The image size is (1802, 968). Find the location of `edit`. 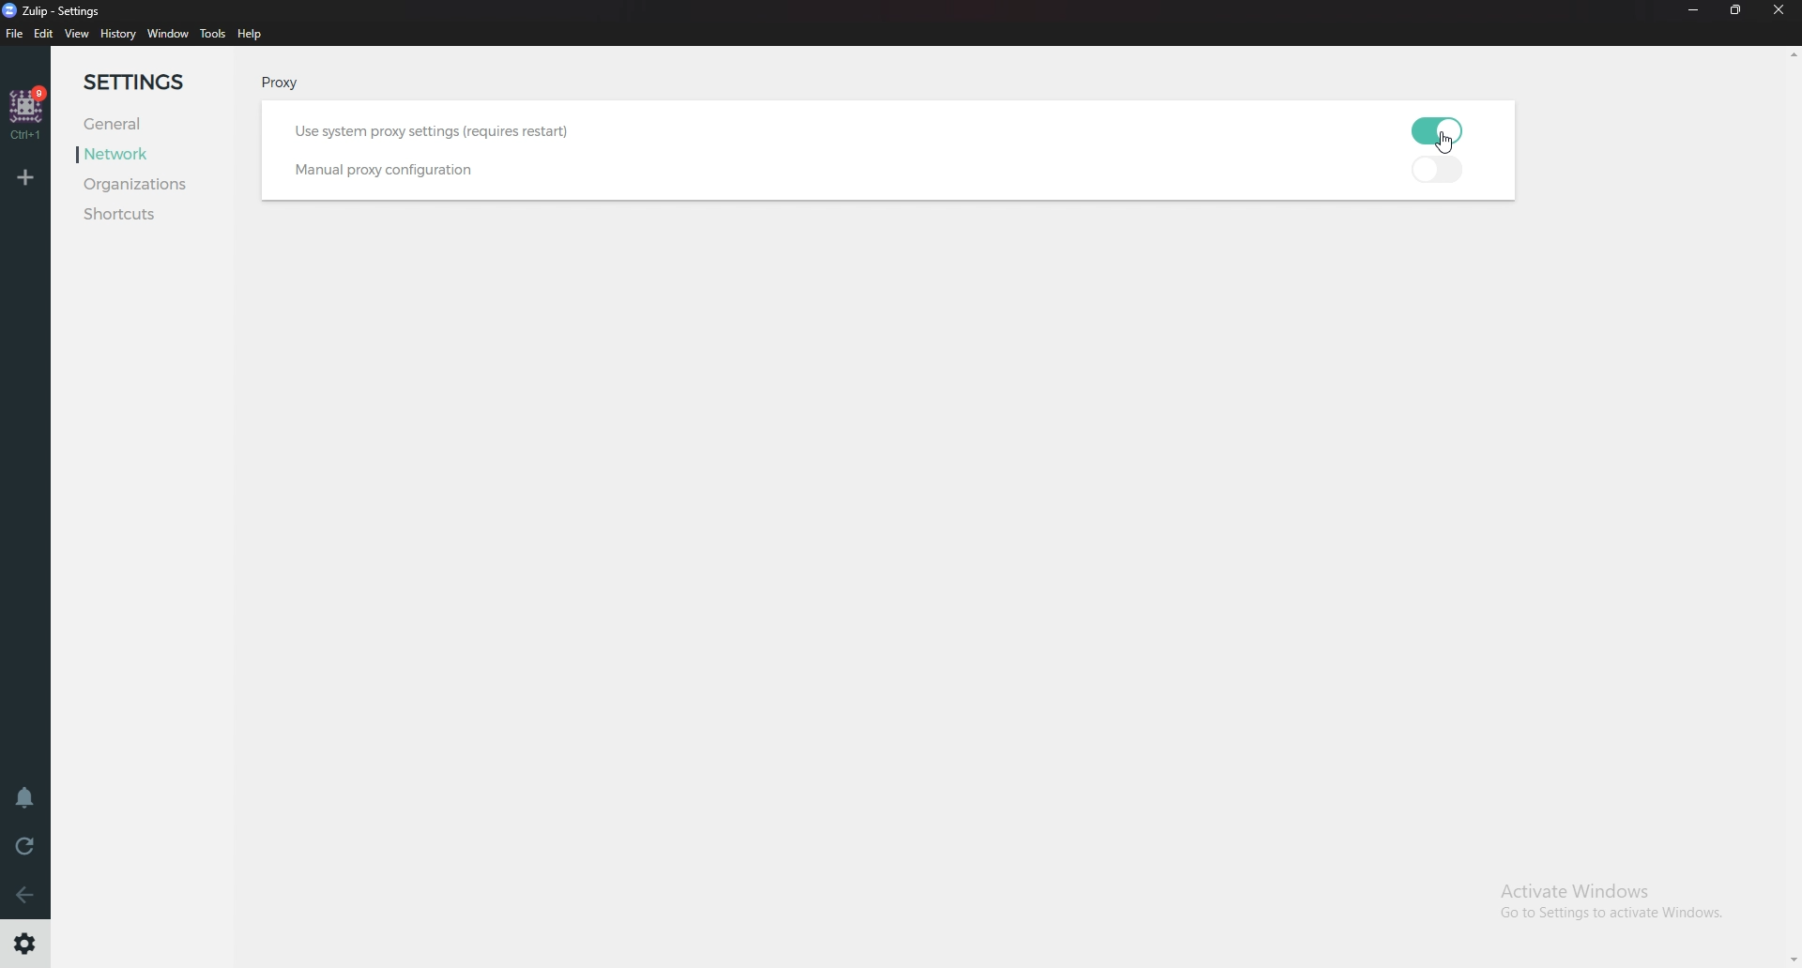

edit is located at coordinates (44, 34).